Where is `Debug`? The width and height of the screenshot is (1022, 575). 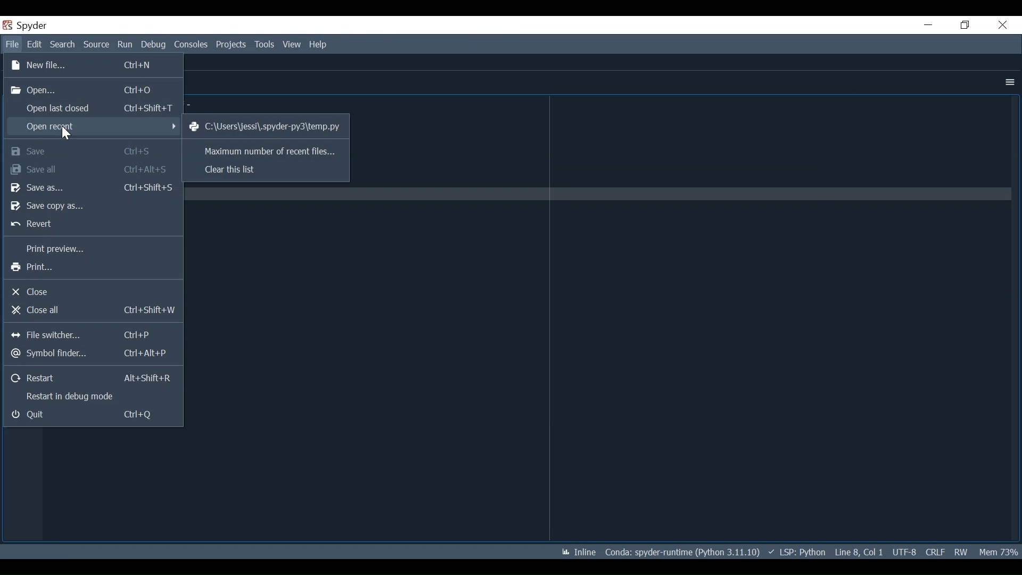
Debug is located at coordinates (154, 45).